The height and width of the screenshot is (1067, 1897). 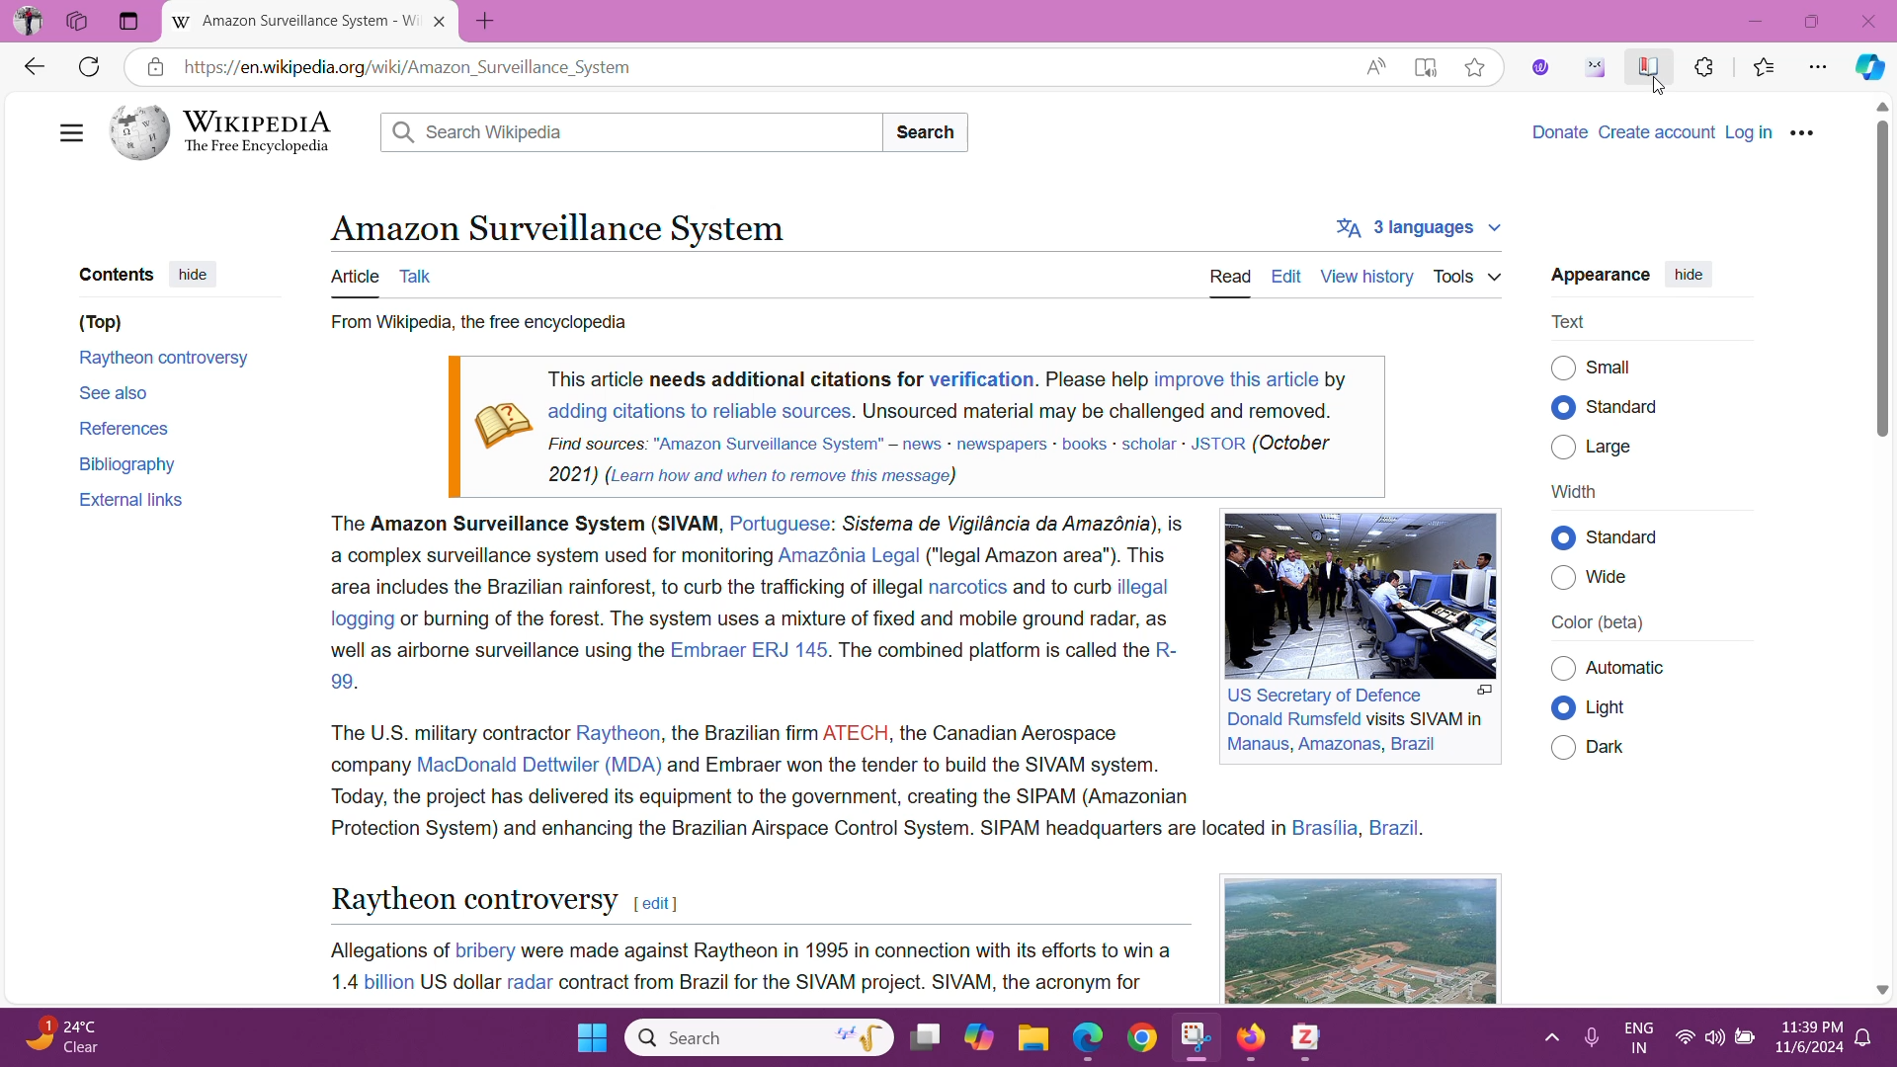 I want to click on Amazon Surveillance System, so click(x=555, y=226).